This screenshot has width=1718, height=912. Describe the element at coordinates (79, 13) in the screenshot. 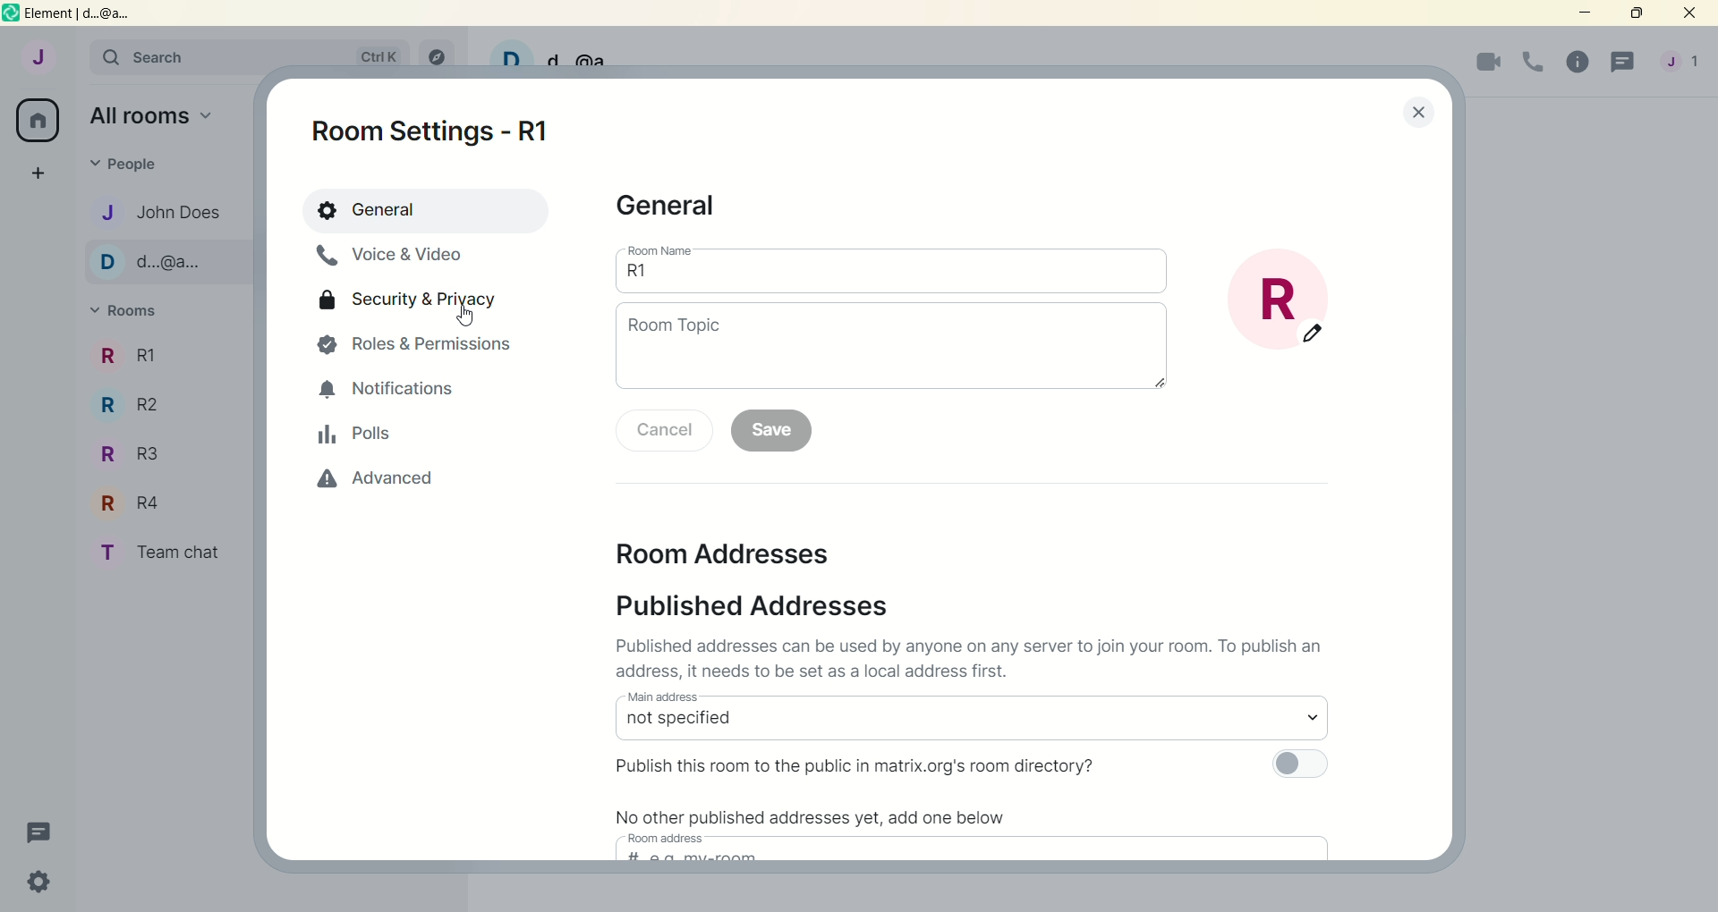

I see `Element | d..@a...` at that location.